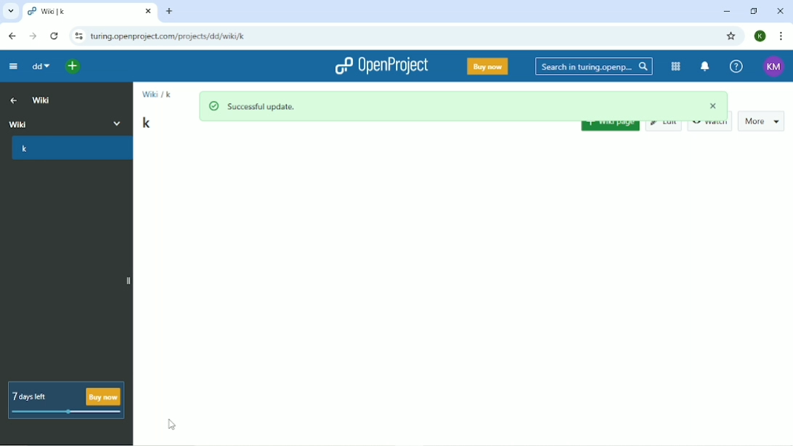 The width and height of the screenshot is (793, 446). I want to click on k, so click(168, 94).